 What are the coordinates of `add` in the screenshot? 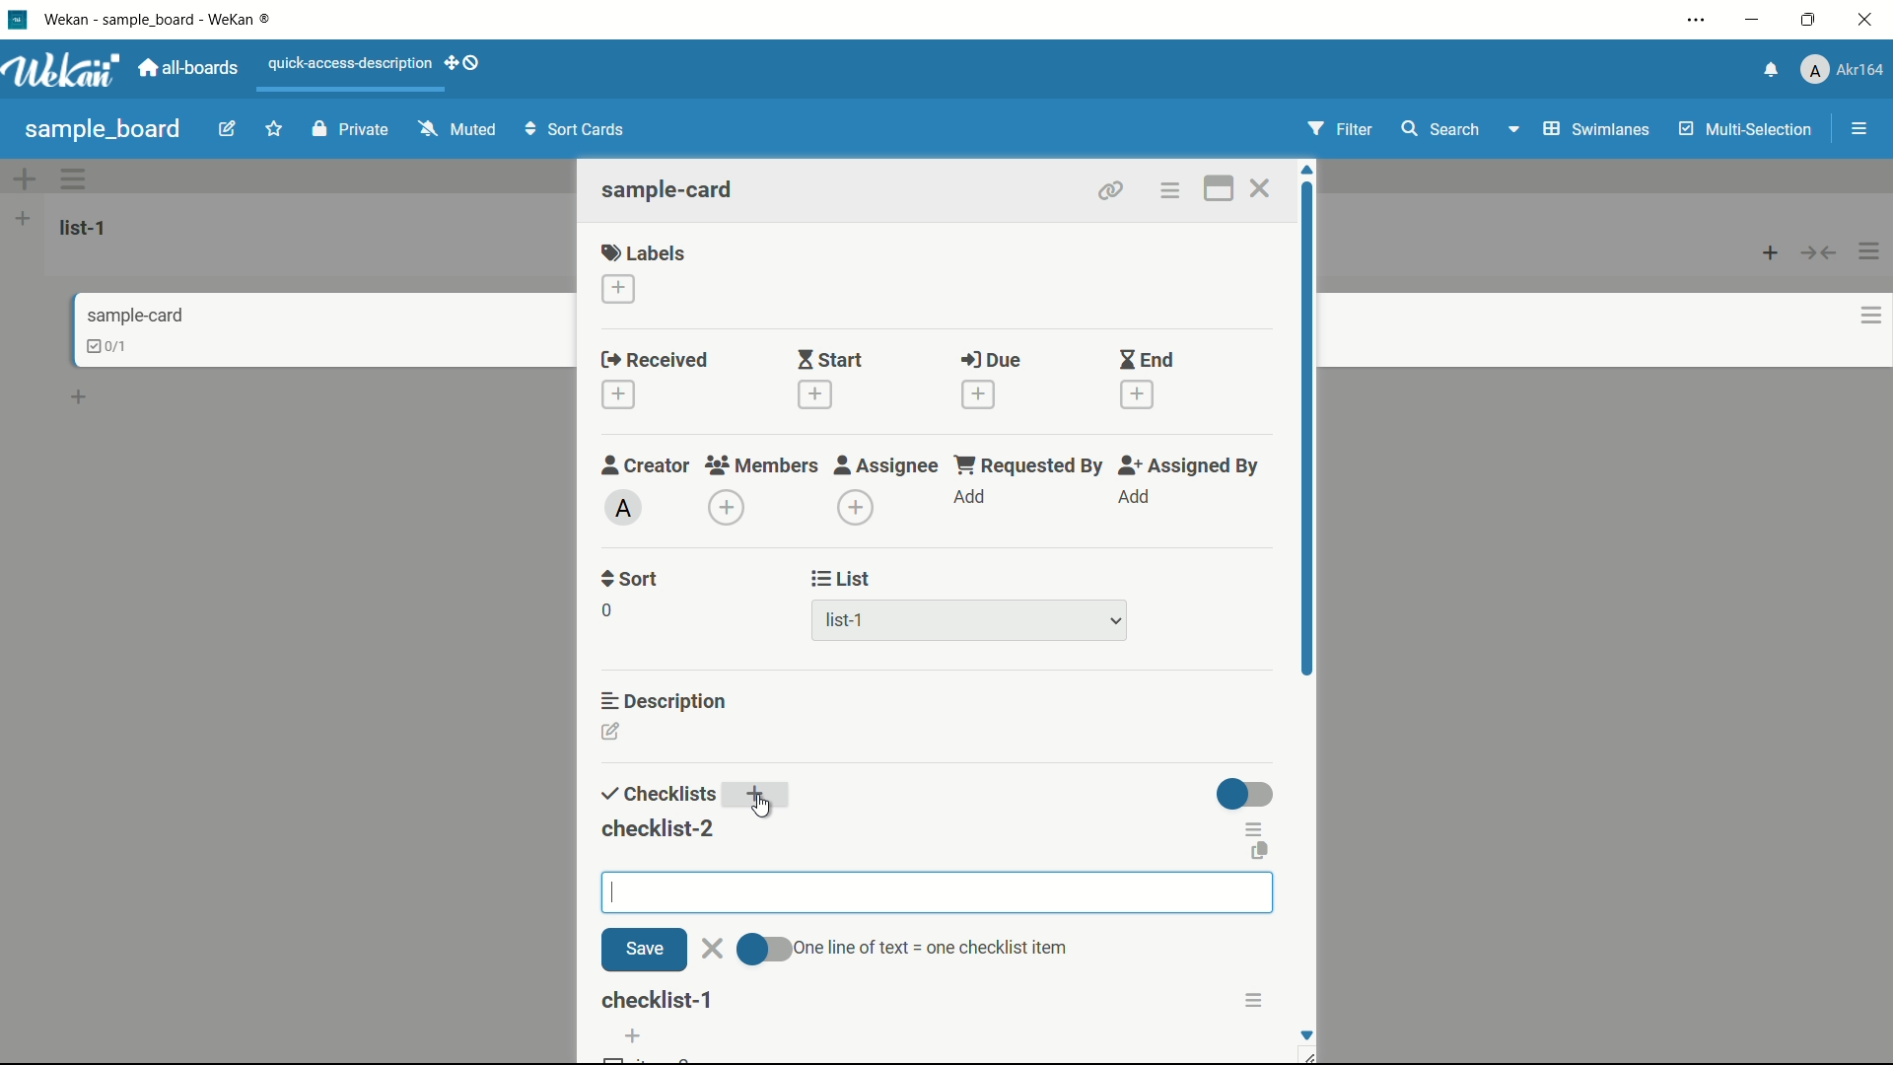 It's located at (632, 1036).